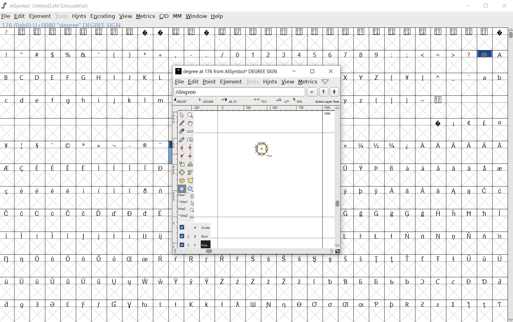 Image resolution: width=513 pixels, height=322 pixels. What do you see at coordinates (181, 164) in the screenshot?
I see `scale the selection` at bounding box center [181, 164].